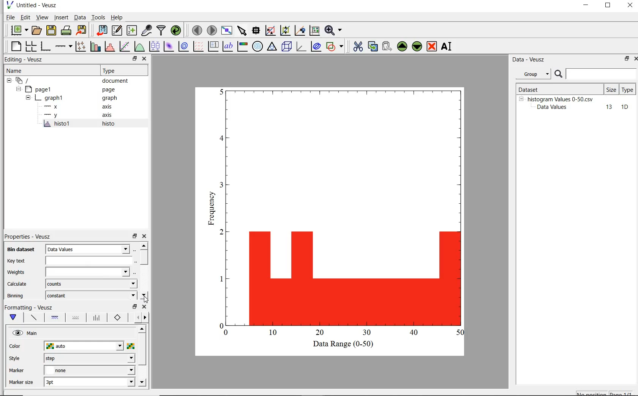  What do you see at coordinates (357, 47) in the screenshot?
I see `cut the the selected widget` at bounding box center [357, 47].